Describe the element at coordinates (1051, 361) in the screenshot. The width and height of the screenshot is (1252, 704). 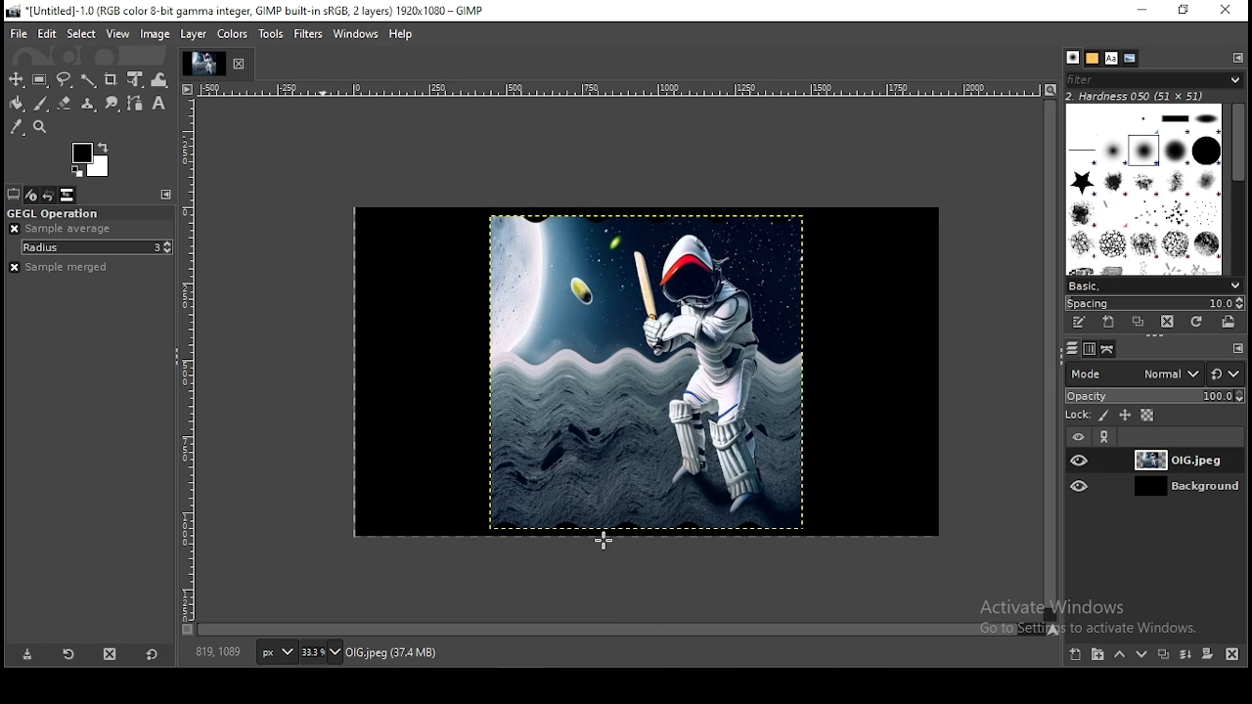
I see `scroll bar` at that location.